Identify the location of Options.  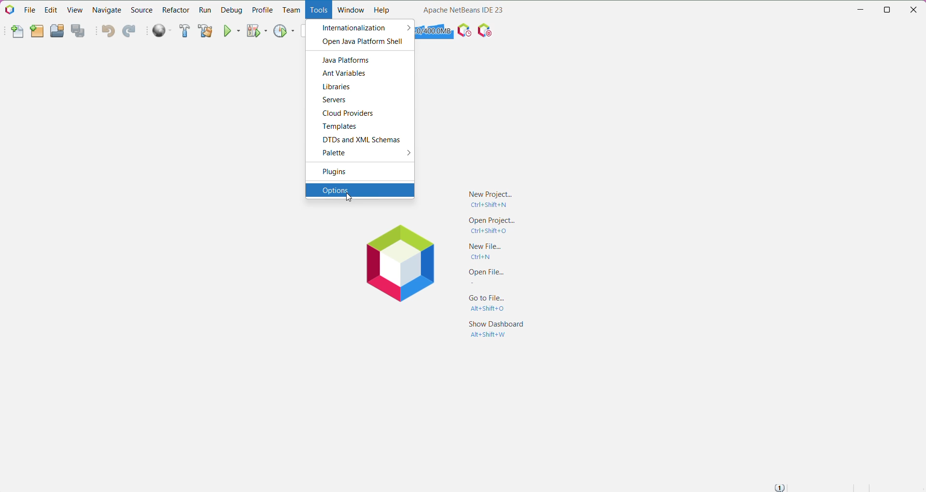
(359, 190).